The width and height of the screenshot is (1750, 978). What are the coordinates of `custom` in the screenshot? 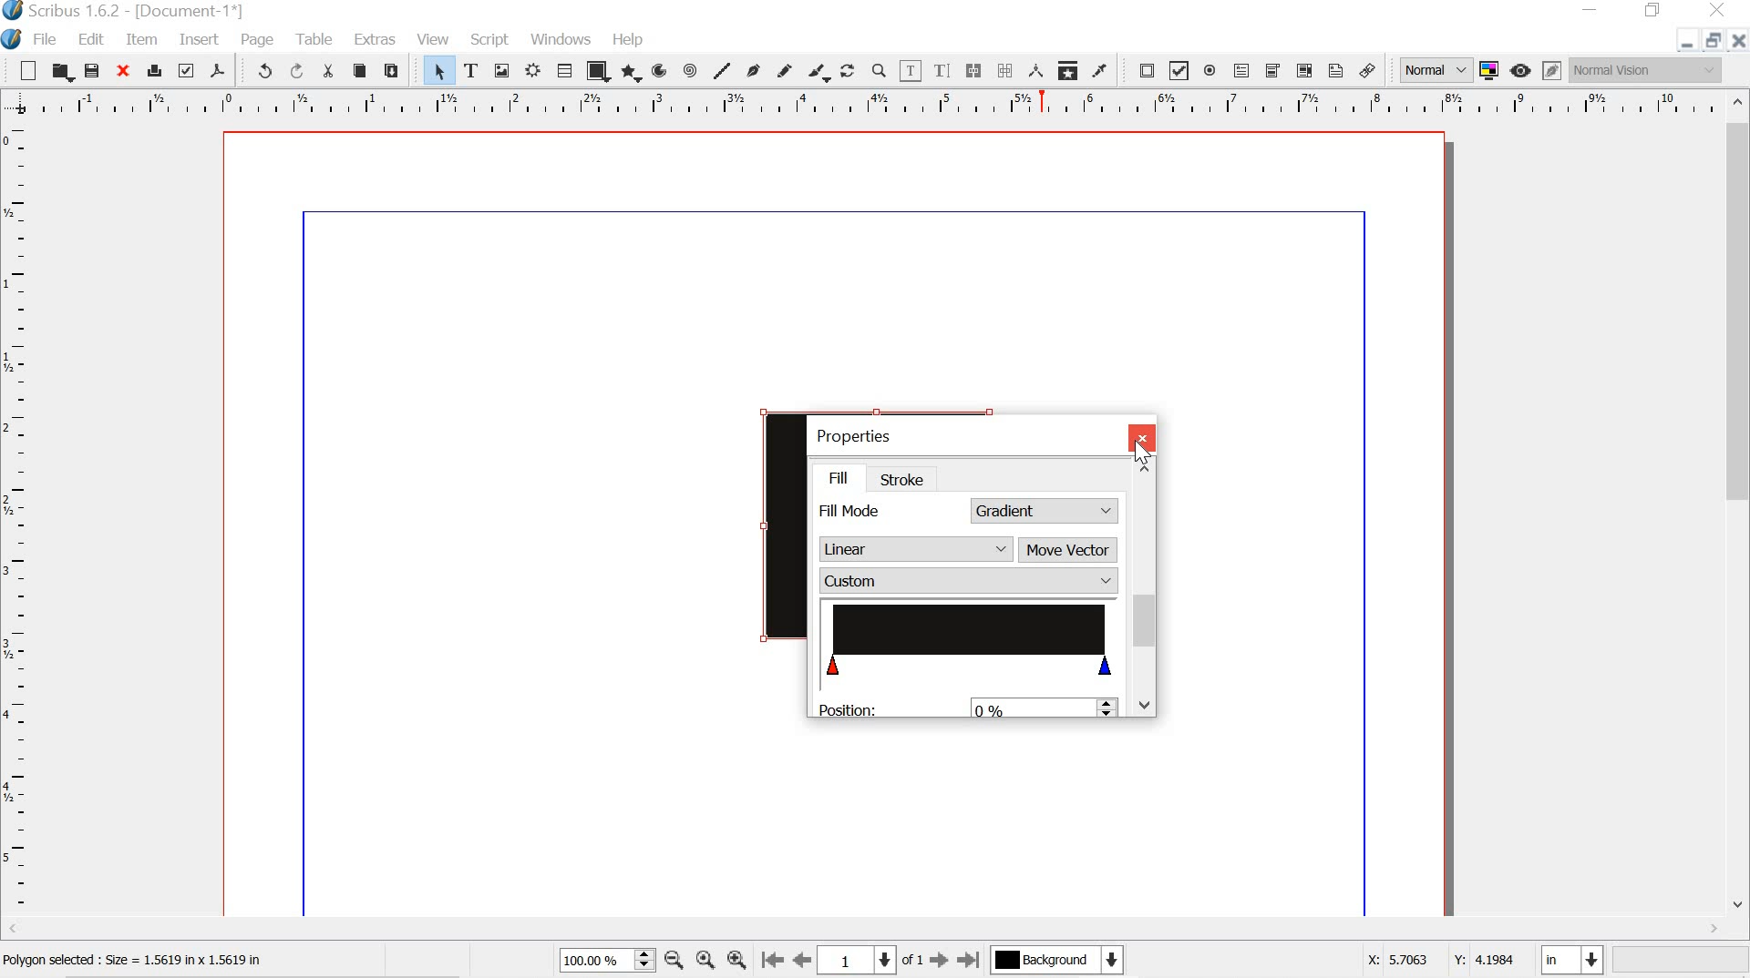 It's located at (968, 582).